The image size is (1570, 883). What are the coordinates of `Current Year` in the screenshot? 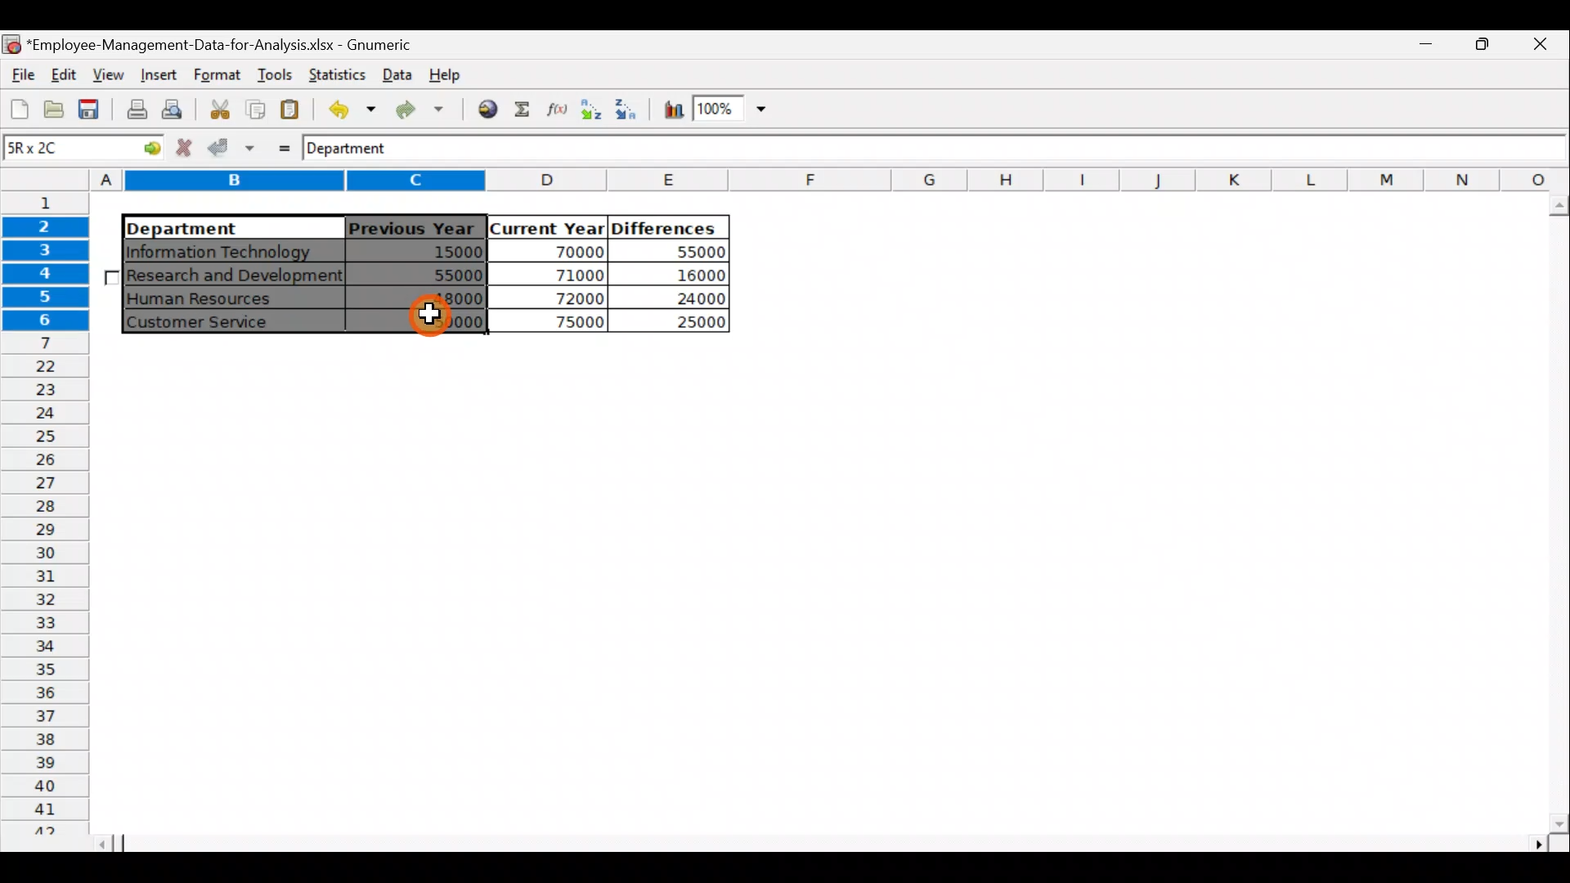 It's located at (545, 226).